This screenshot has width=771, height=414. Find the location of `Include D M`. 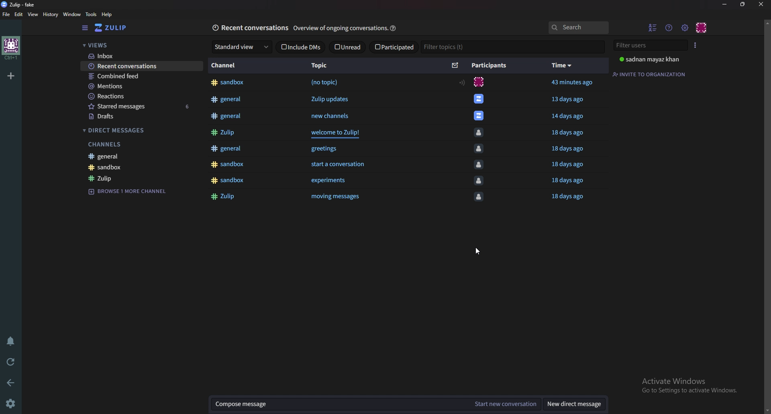

Include D M is located at coordinates (300, 48).